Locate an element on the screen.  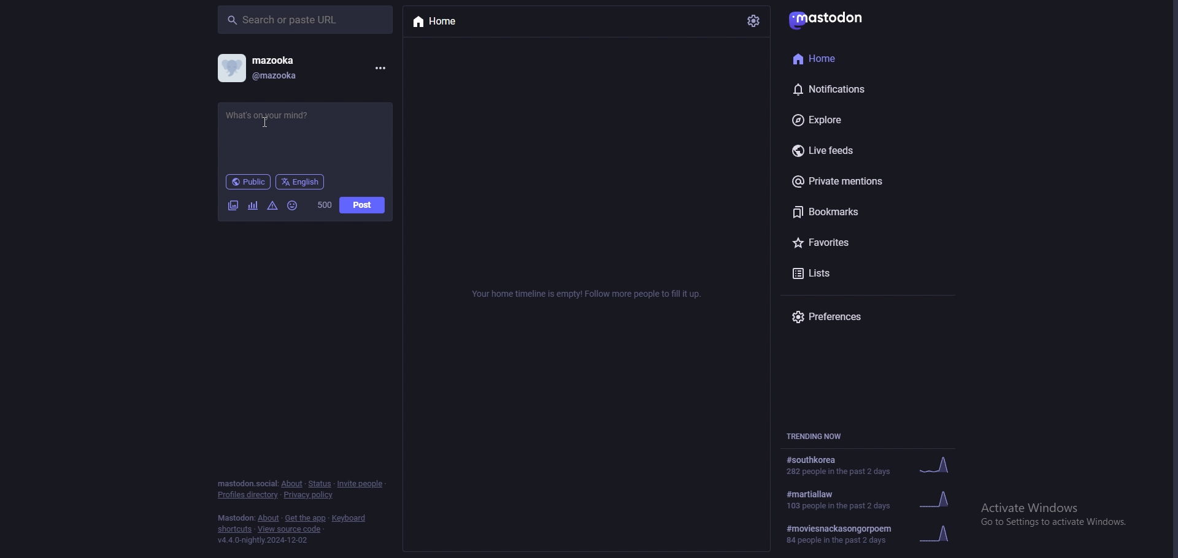
view source code is located at coordinates (291, 530).